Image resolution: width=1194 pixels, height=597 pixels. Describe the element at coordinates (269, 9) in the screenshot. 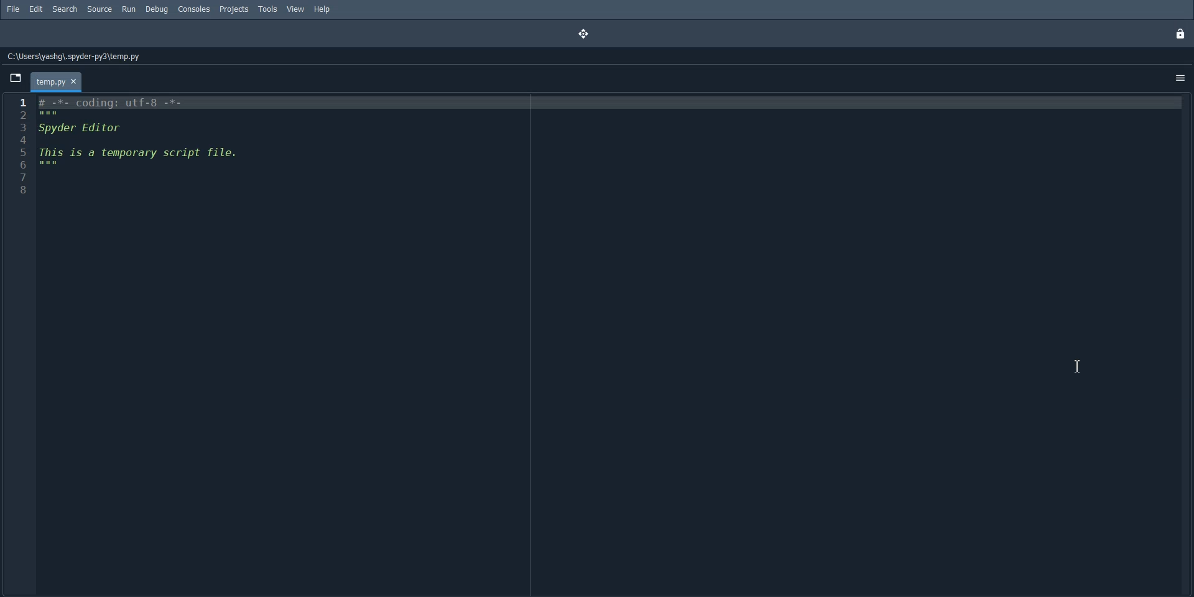

I see `Tools` at that location.